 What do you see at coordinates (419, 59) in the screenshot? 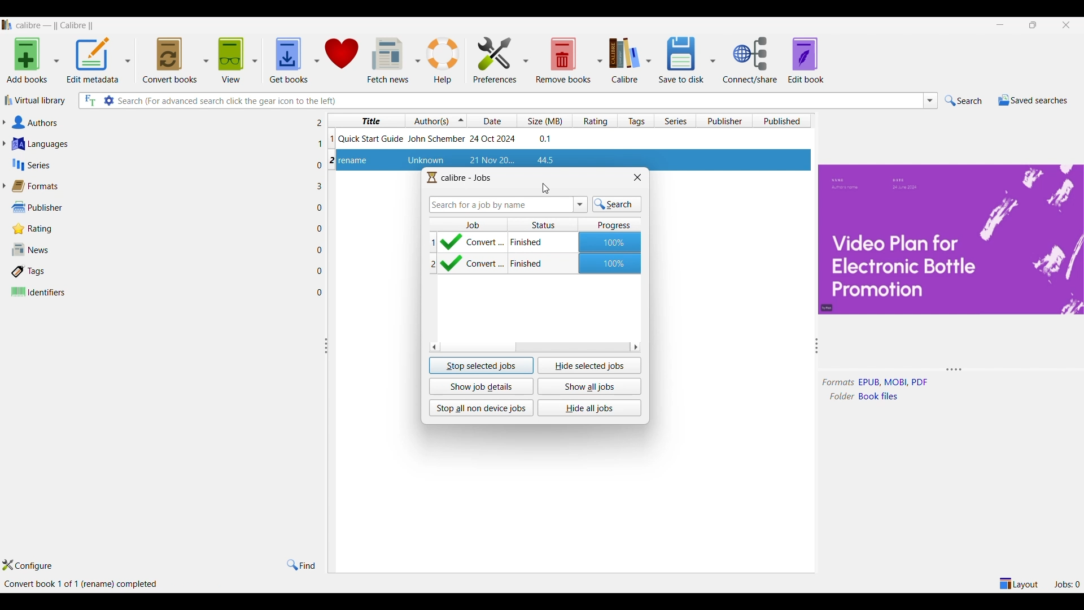
I see `Fetch news options` at bounding box center [419, 59].